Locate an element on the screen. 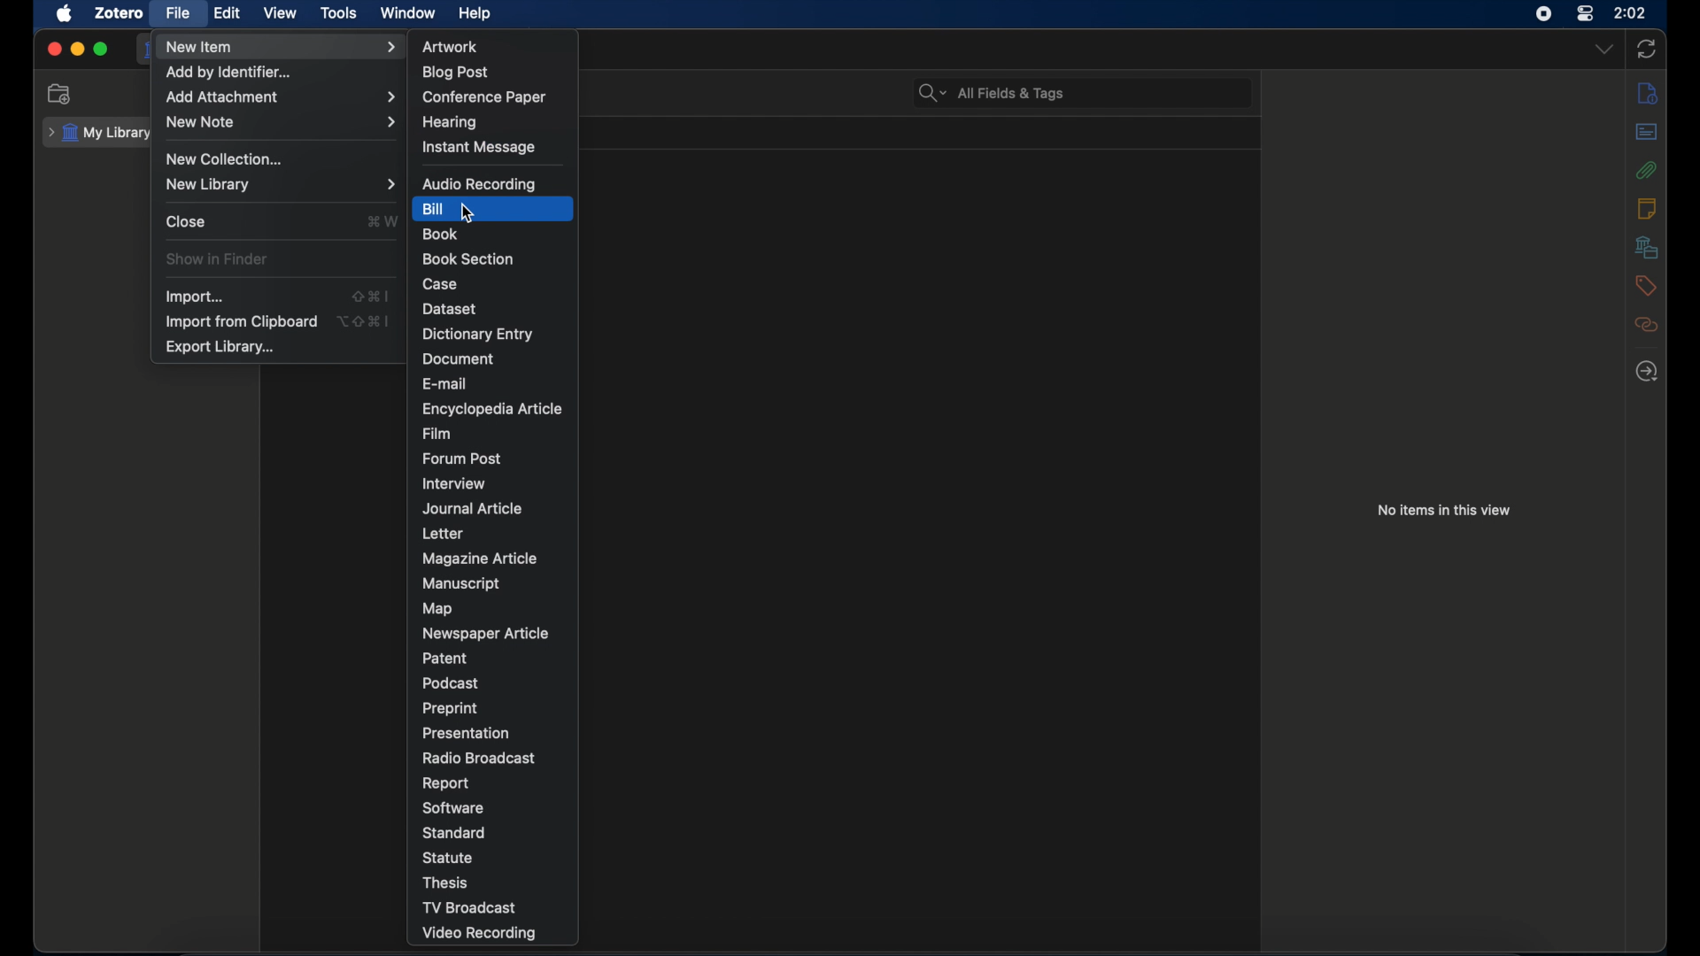 The height and width of the screenshot is (956, 1700). radio broadcast is located at coordinates (477, 758).